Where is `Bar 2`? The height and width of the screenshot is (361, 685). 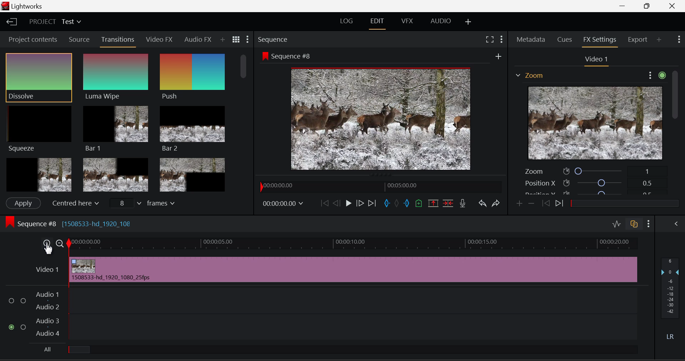
Bar 2 is located at coordinates (193, 129).